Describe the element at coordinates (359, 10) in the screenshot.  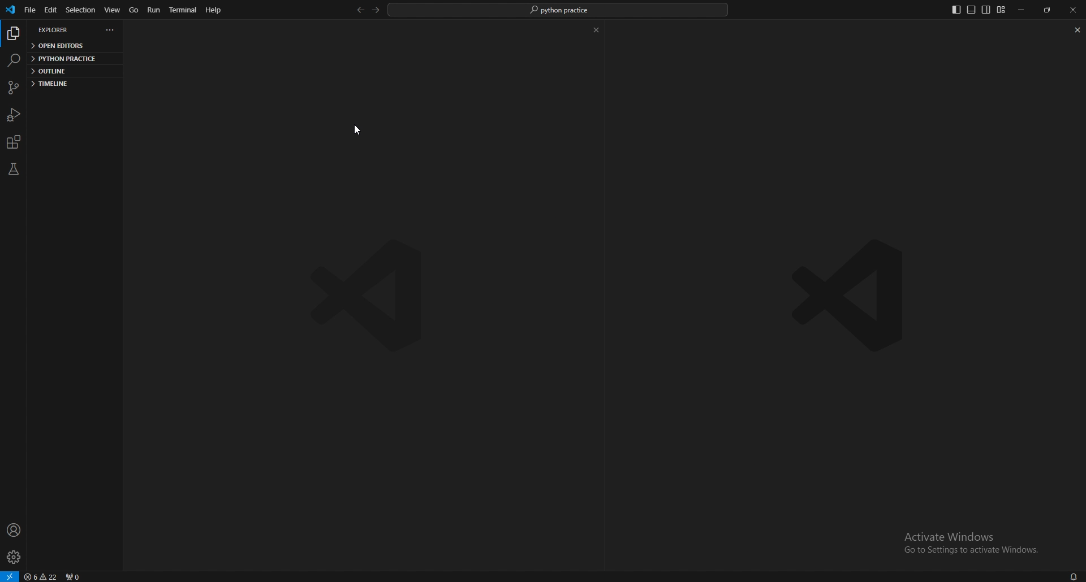
I see `back` at that location.